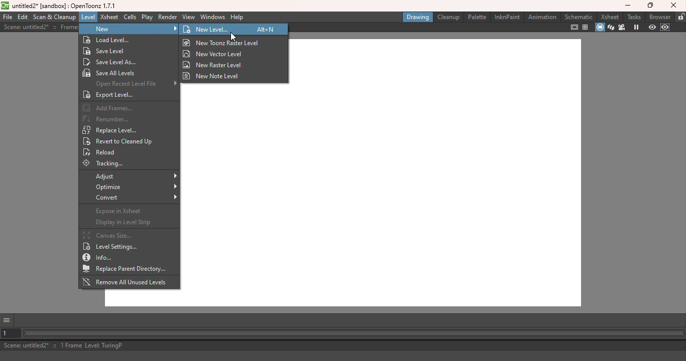 This screenshot has width=686, height=361. Describe the element at coordinates (133, 83) in the screenshot. I see `Open recent level file` at that location.